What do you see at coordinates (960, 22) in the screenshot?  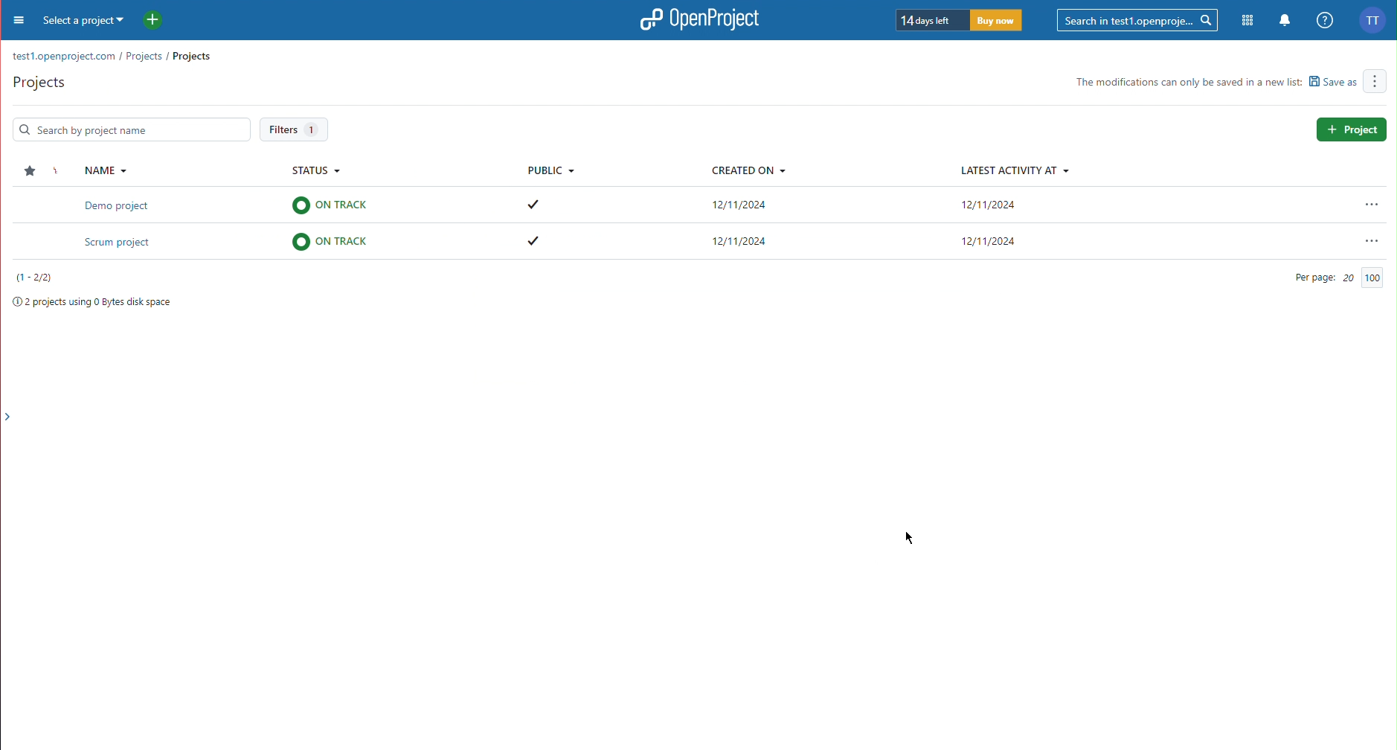 I see `Trial timer` at bounding box center [960, 22].